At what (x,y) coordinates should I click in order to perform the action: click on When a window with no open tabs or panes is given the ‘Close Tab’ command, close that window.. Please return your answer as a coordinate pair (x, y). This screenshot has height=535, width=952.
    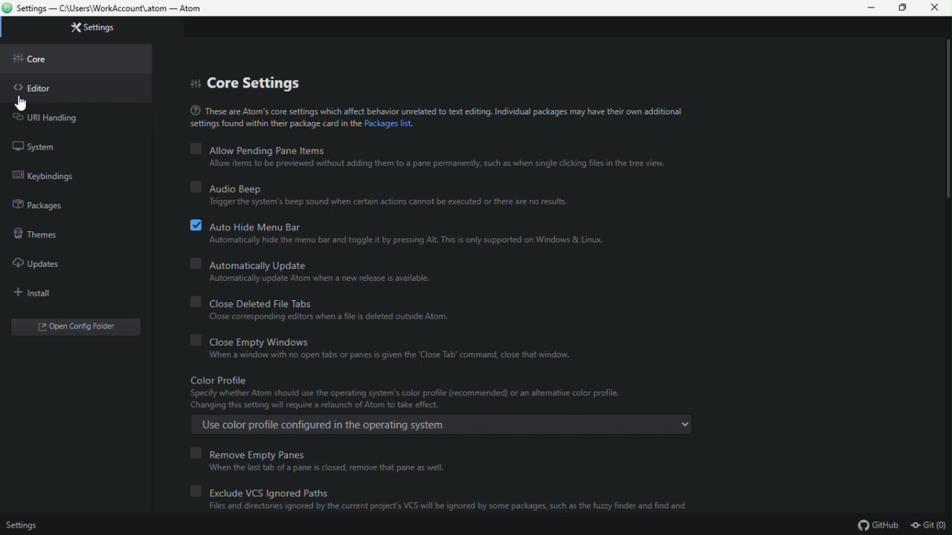
    Looking at the image, I should click on (391, 357).